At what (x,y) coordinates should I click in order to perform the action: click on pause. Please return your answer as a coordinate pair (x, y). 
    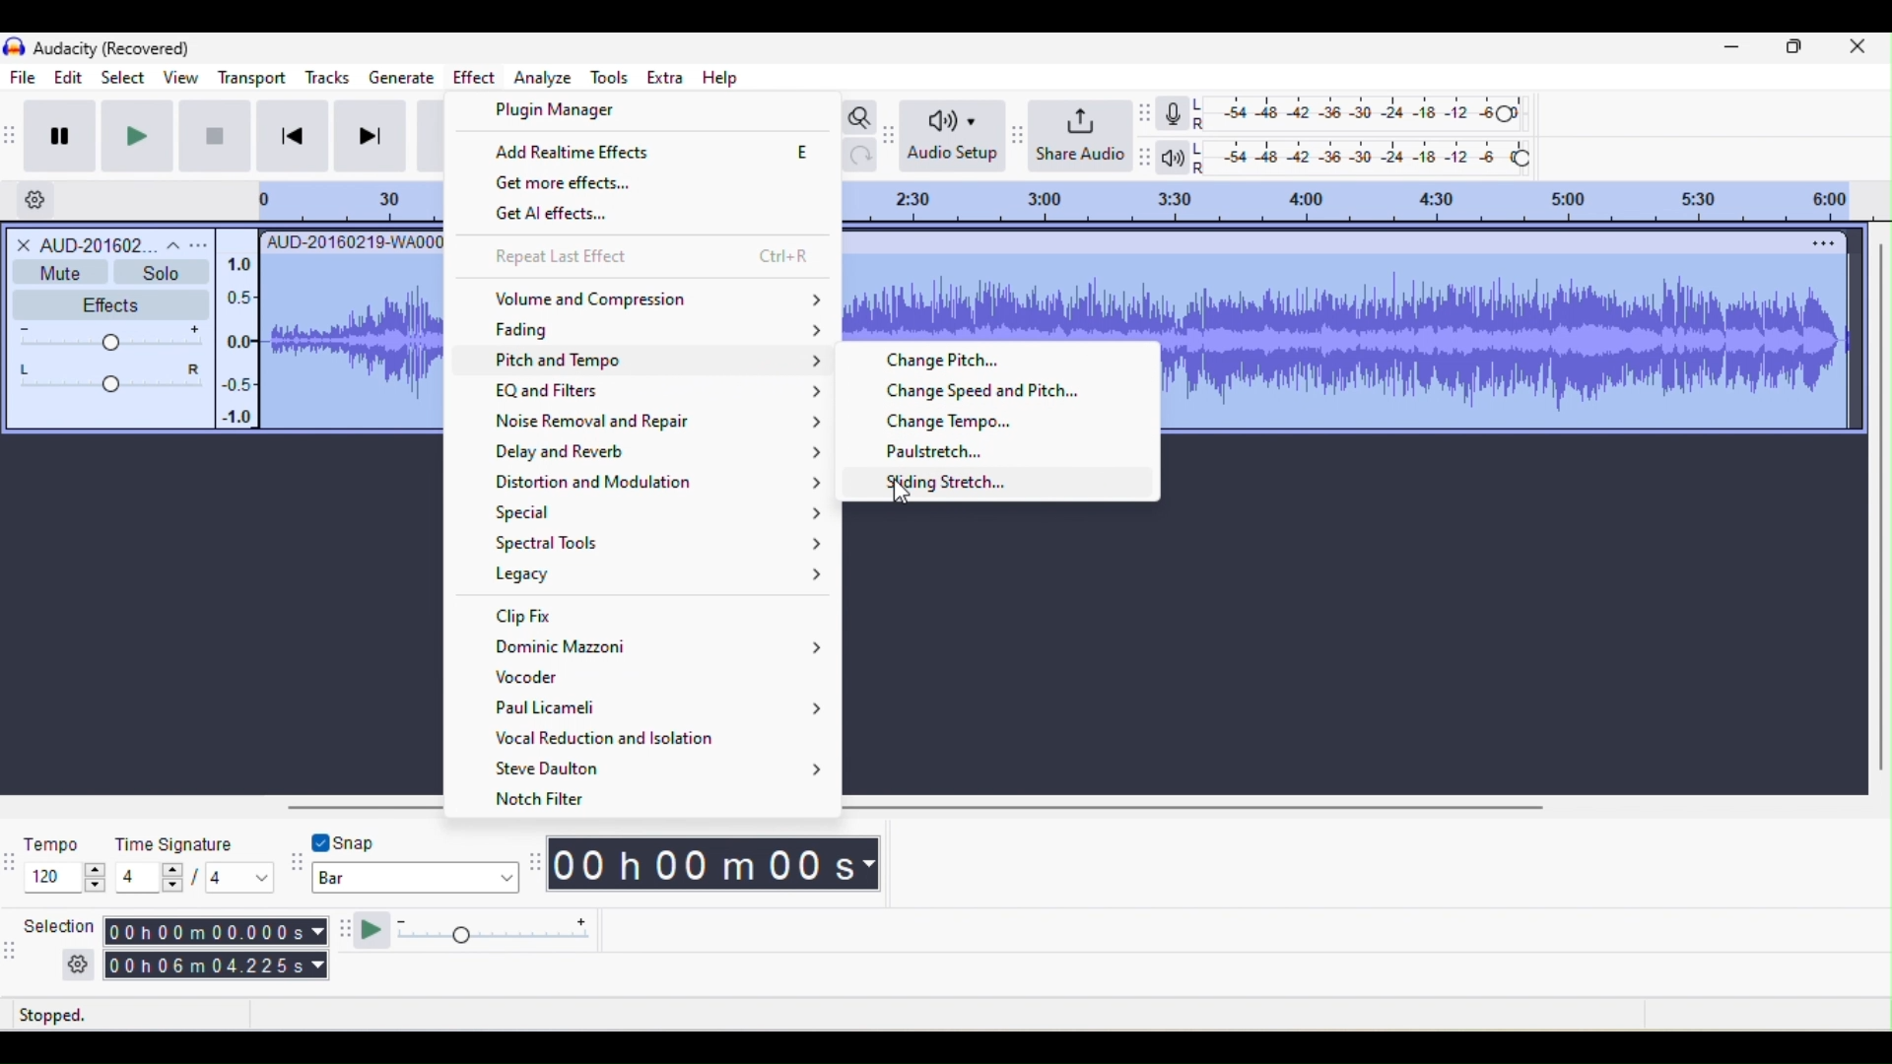
    Looking at the image, I should click on (66, 133).